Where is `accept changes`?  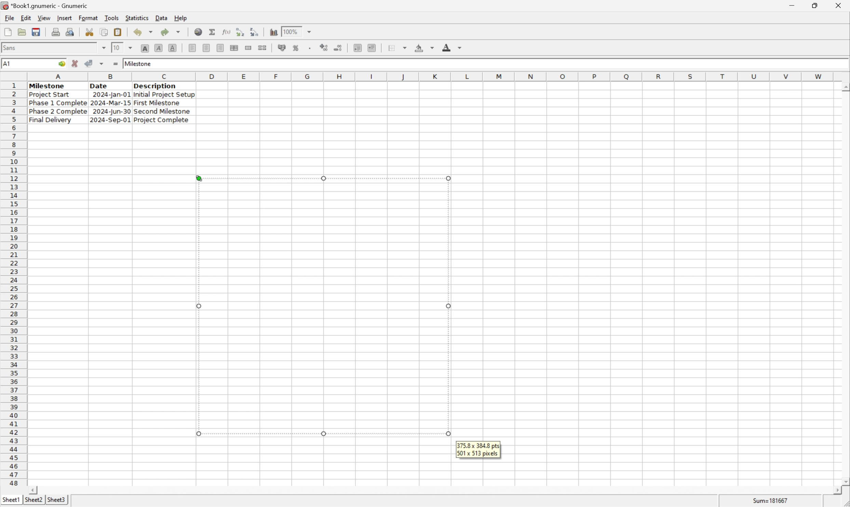 accept changes is located at coordinates (91, 63).